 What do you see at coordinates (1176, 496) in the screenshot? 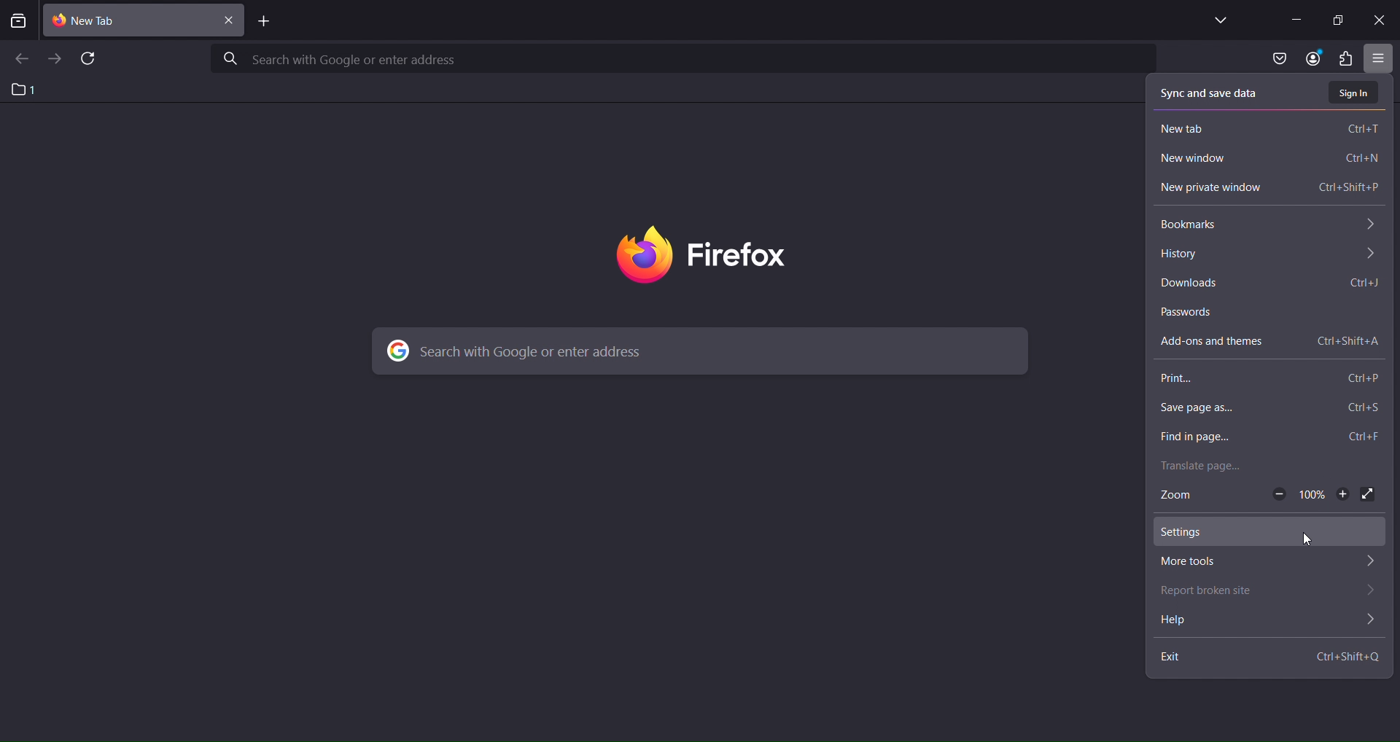
I see `zoom` at bounding box center [1176, 496].